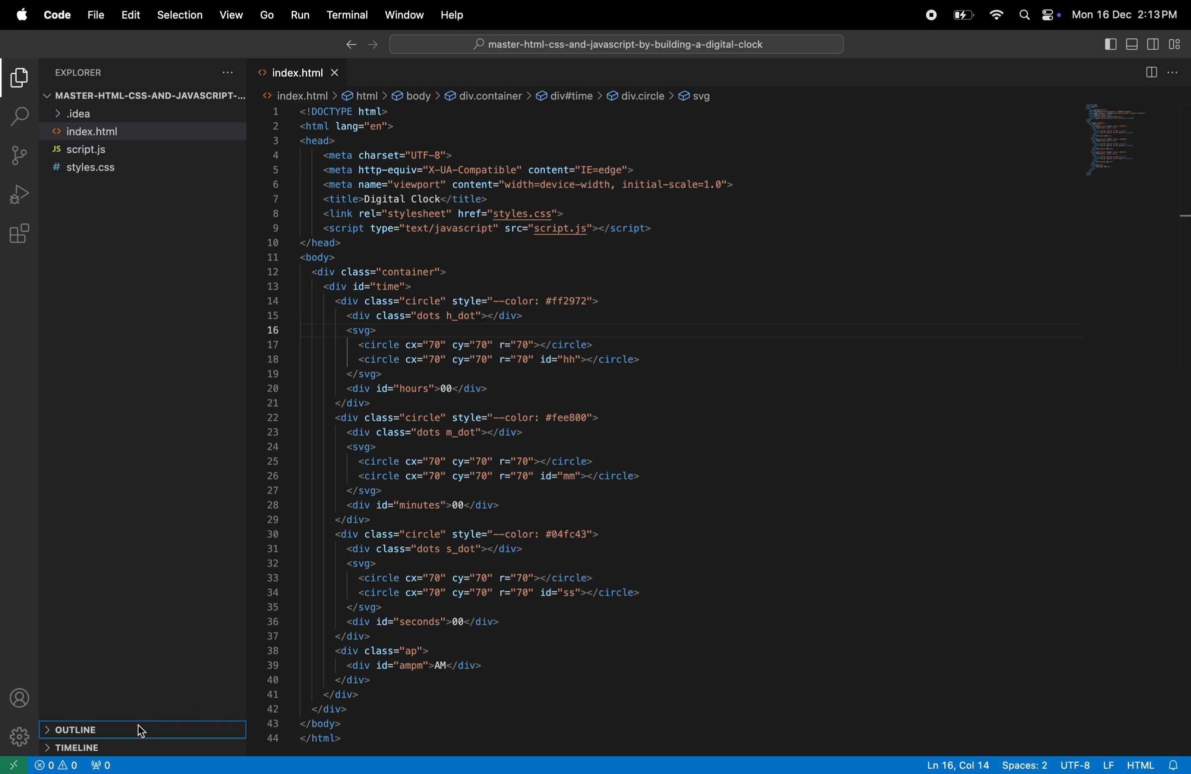  What do you see at coordinates (347, 17) in the screenshot?
I see `terminal` at bounding box center [347, 17].